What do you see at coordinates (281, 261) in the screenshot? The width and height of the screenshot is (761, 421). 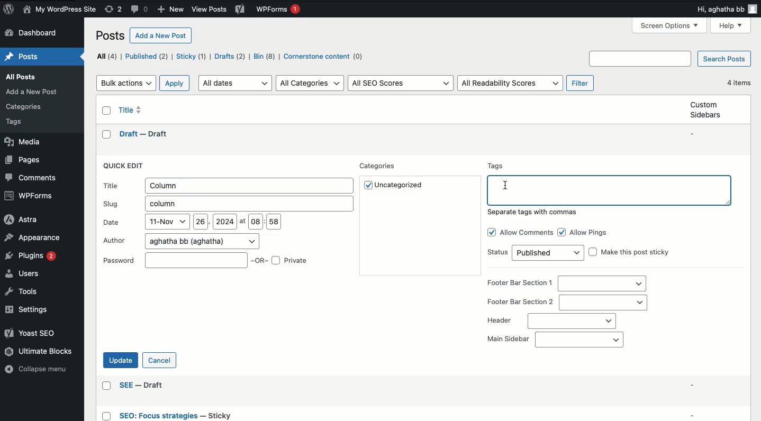 I see `OR Private` at bounding box center [281, 261].